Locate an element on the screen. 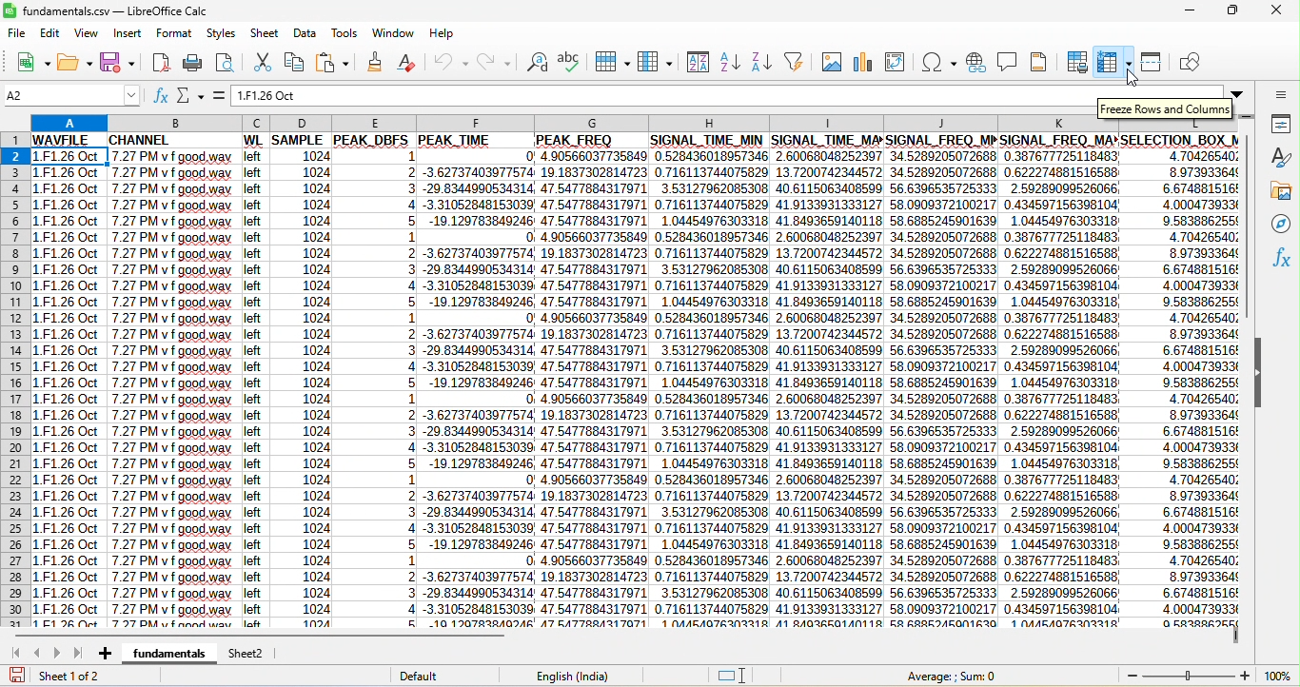  sort is located at coordinates (695, 63).